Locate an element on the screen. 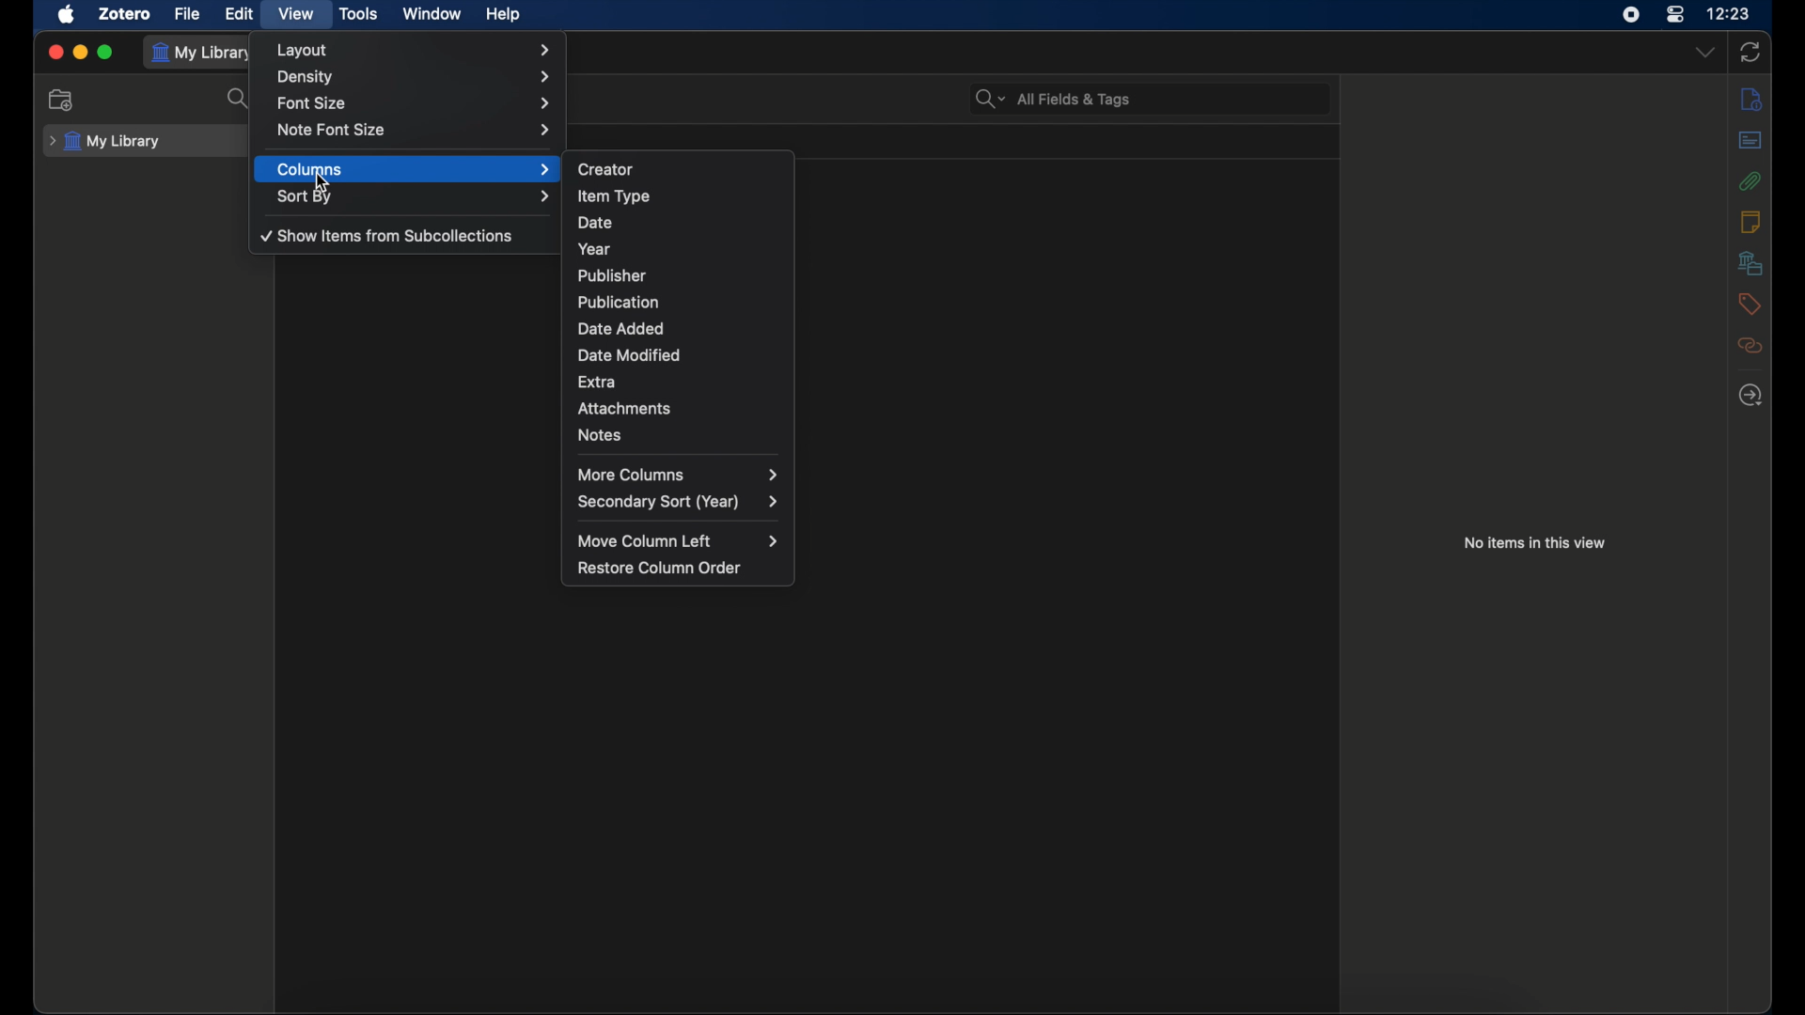  attachments is located at coordinates (1750, 180).